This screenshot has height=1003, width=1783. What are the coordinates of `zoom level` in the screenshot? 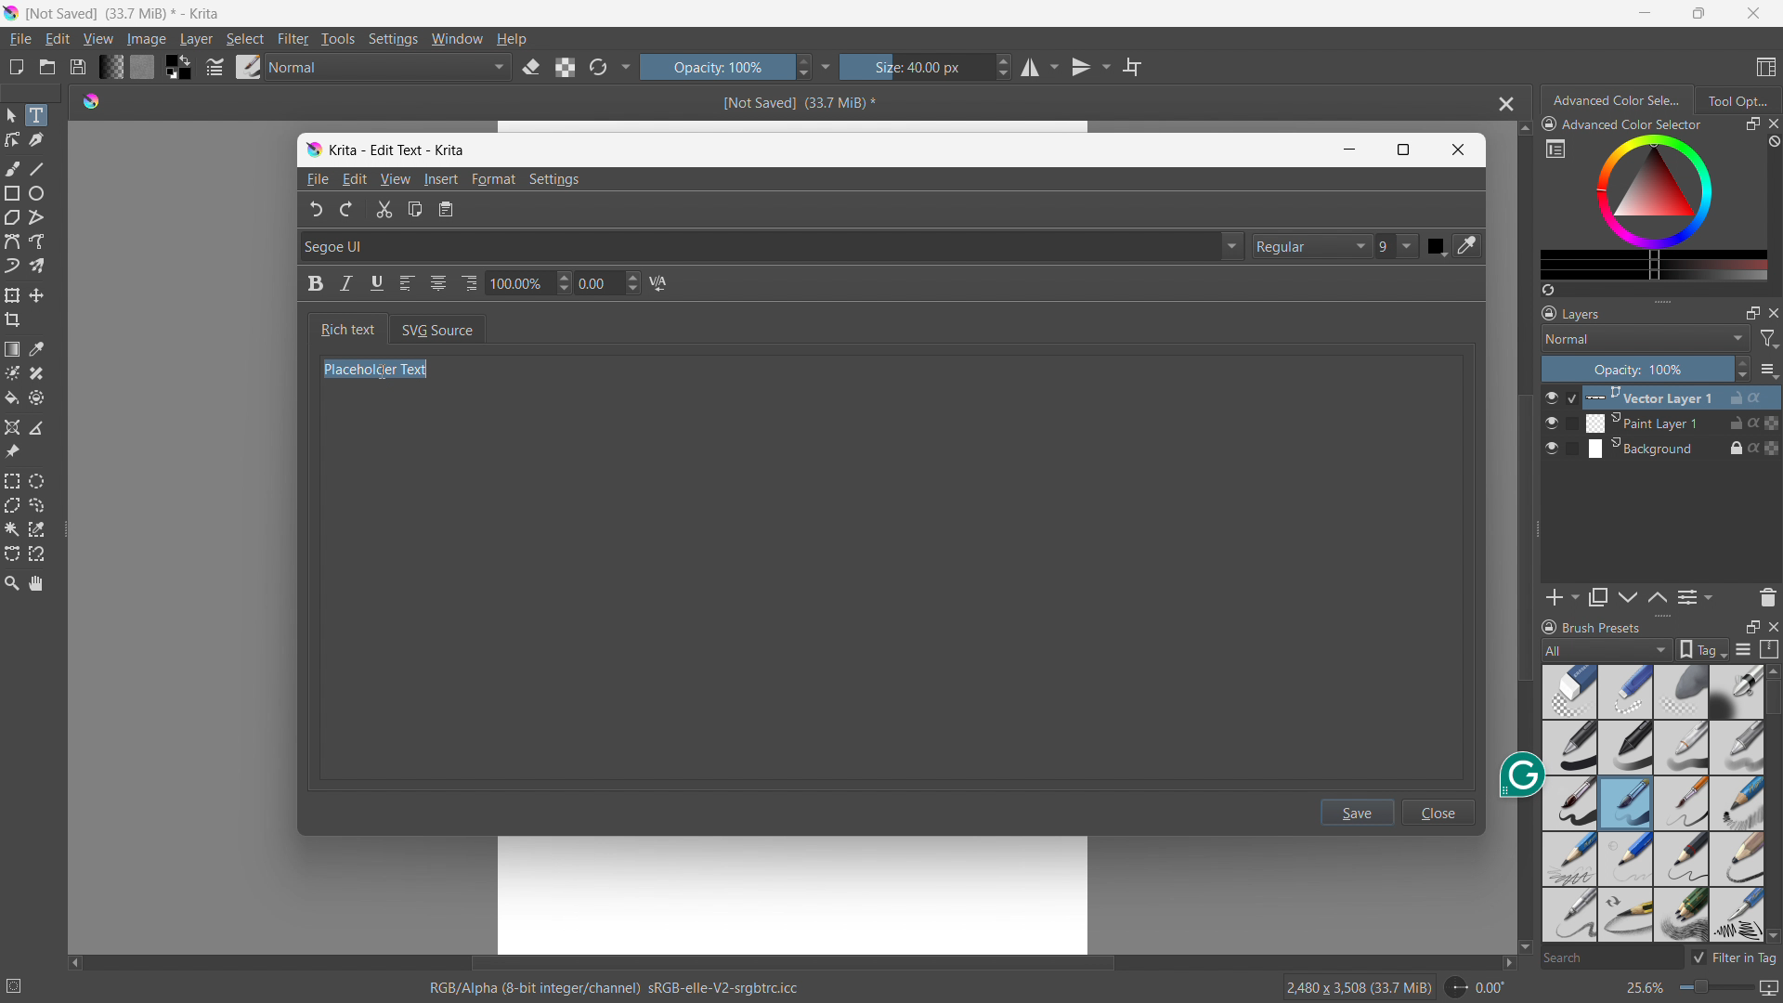 It's located at (1701, 989).